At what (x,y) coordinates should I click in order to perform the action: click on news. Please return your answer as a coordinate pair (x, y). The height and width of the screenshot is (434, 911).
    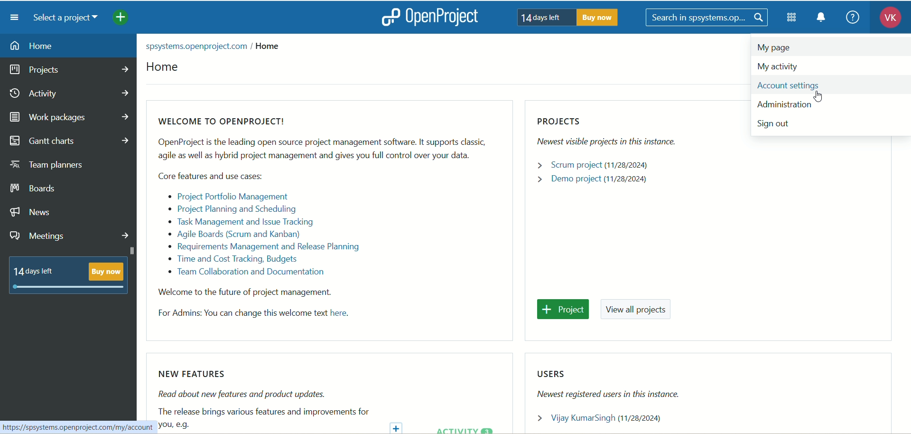
    Looking at the image, I should click on (31, 213).